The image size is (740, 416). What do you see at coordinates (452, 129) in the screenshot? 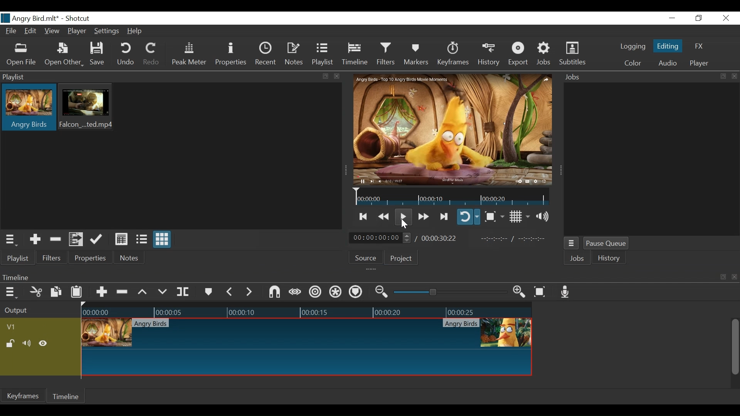
I see `Media Viewer` at bounding box center [452, 129].